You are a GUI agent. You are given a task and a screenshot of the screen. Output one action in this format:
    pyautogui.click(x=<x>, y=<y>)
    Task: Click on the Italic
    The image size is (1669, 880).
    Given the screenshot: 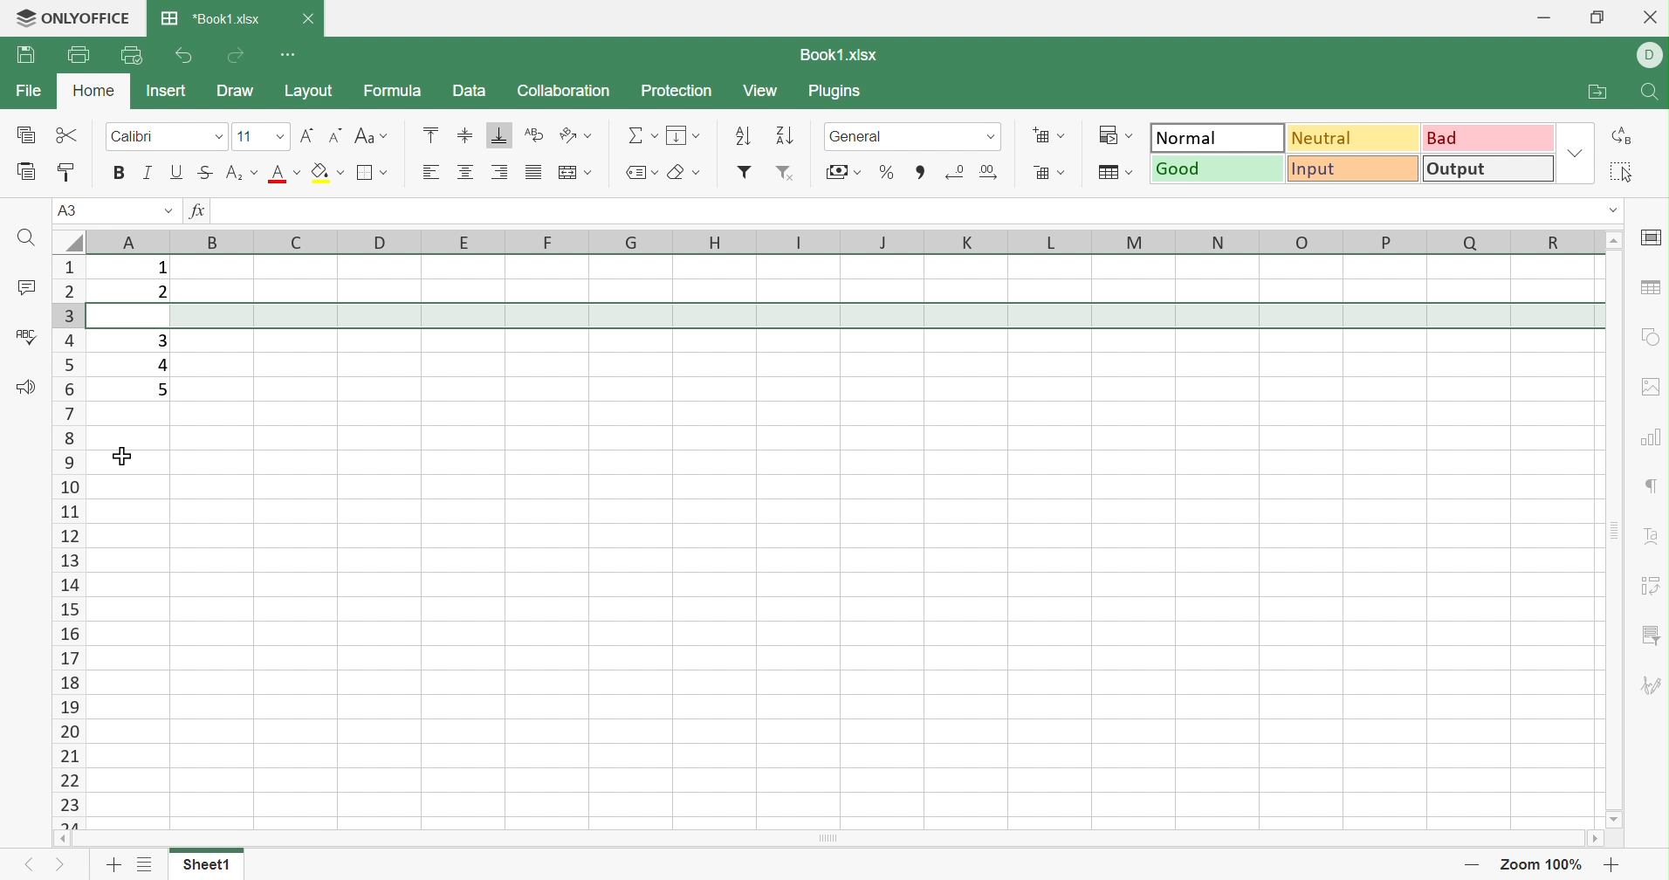 What is the action you would take?
    pyautogui.click(x=148, y=175)
    